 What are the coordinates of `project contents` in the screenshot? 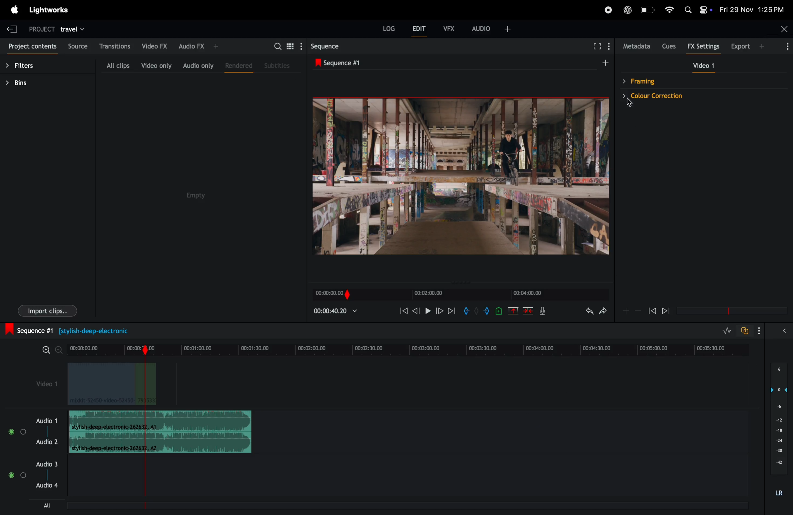 It's located at (32, 47).